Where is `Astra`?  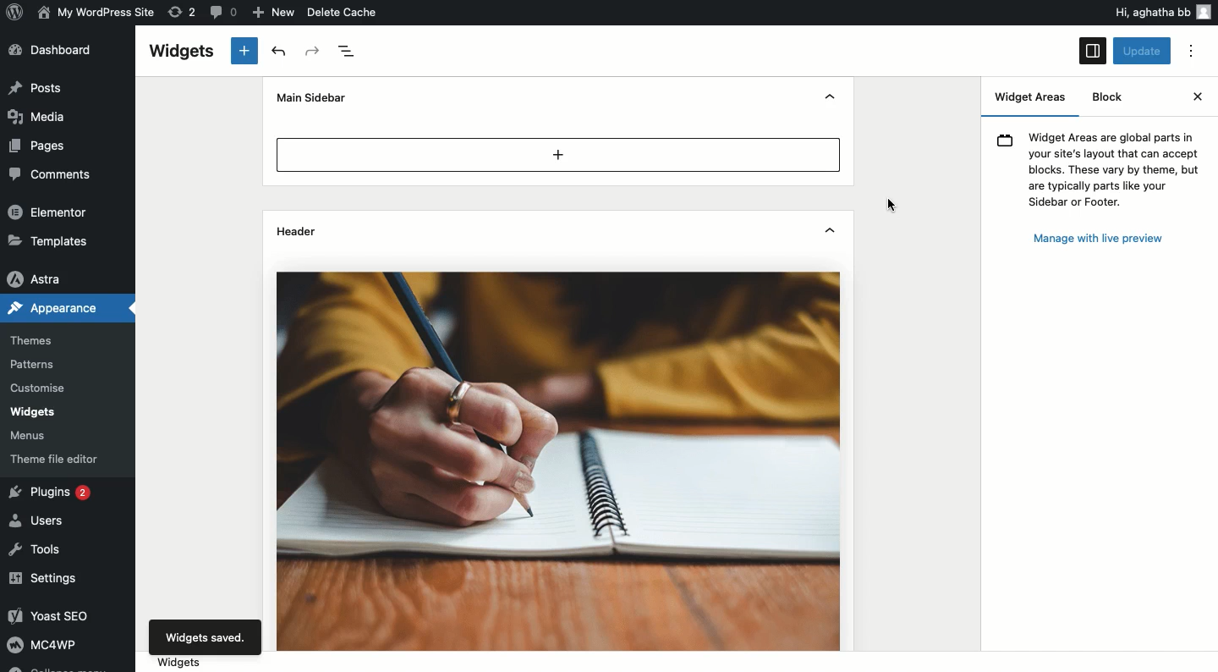 Astra is located at coordinates (37, 280).